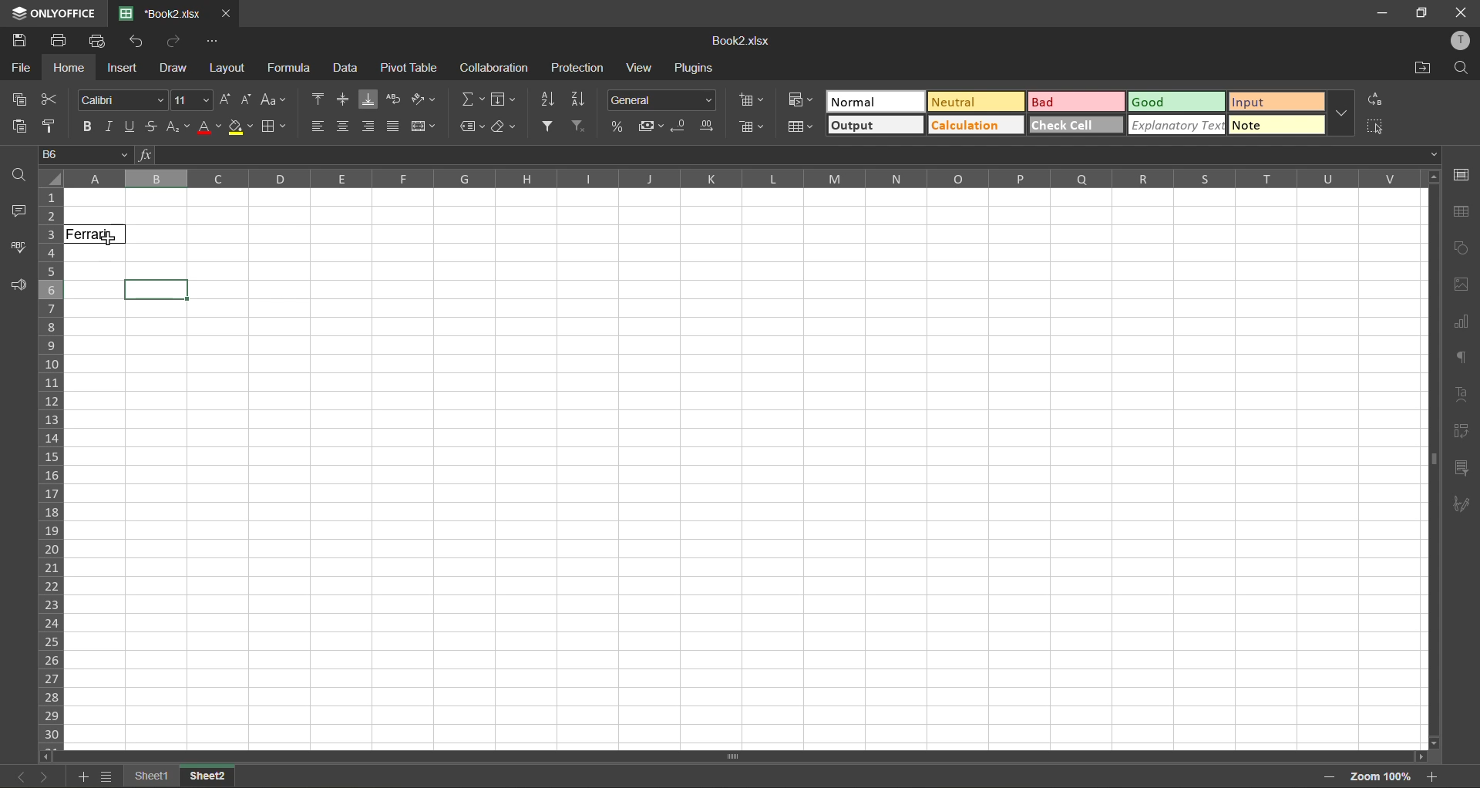  I want to click on underline, so click(132, 127).